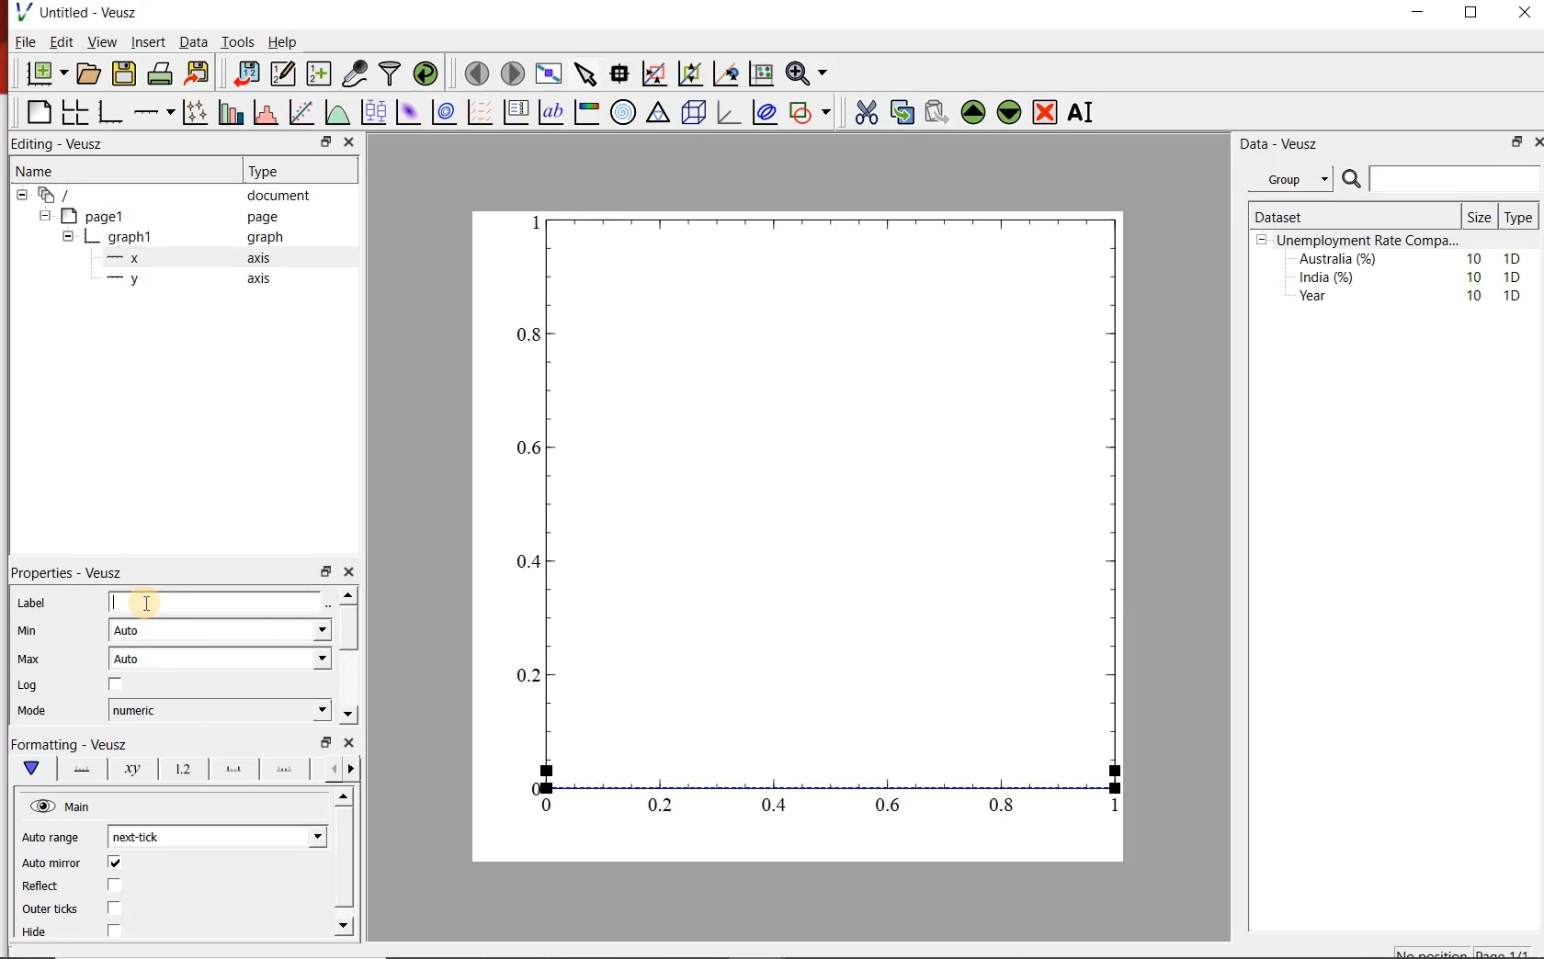 The height and width of the screenshot is (959, 1544). I want to click on remove the widgets, so click(1045, 112).